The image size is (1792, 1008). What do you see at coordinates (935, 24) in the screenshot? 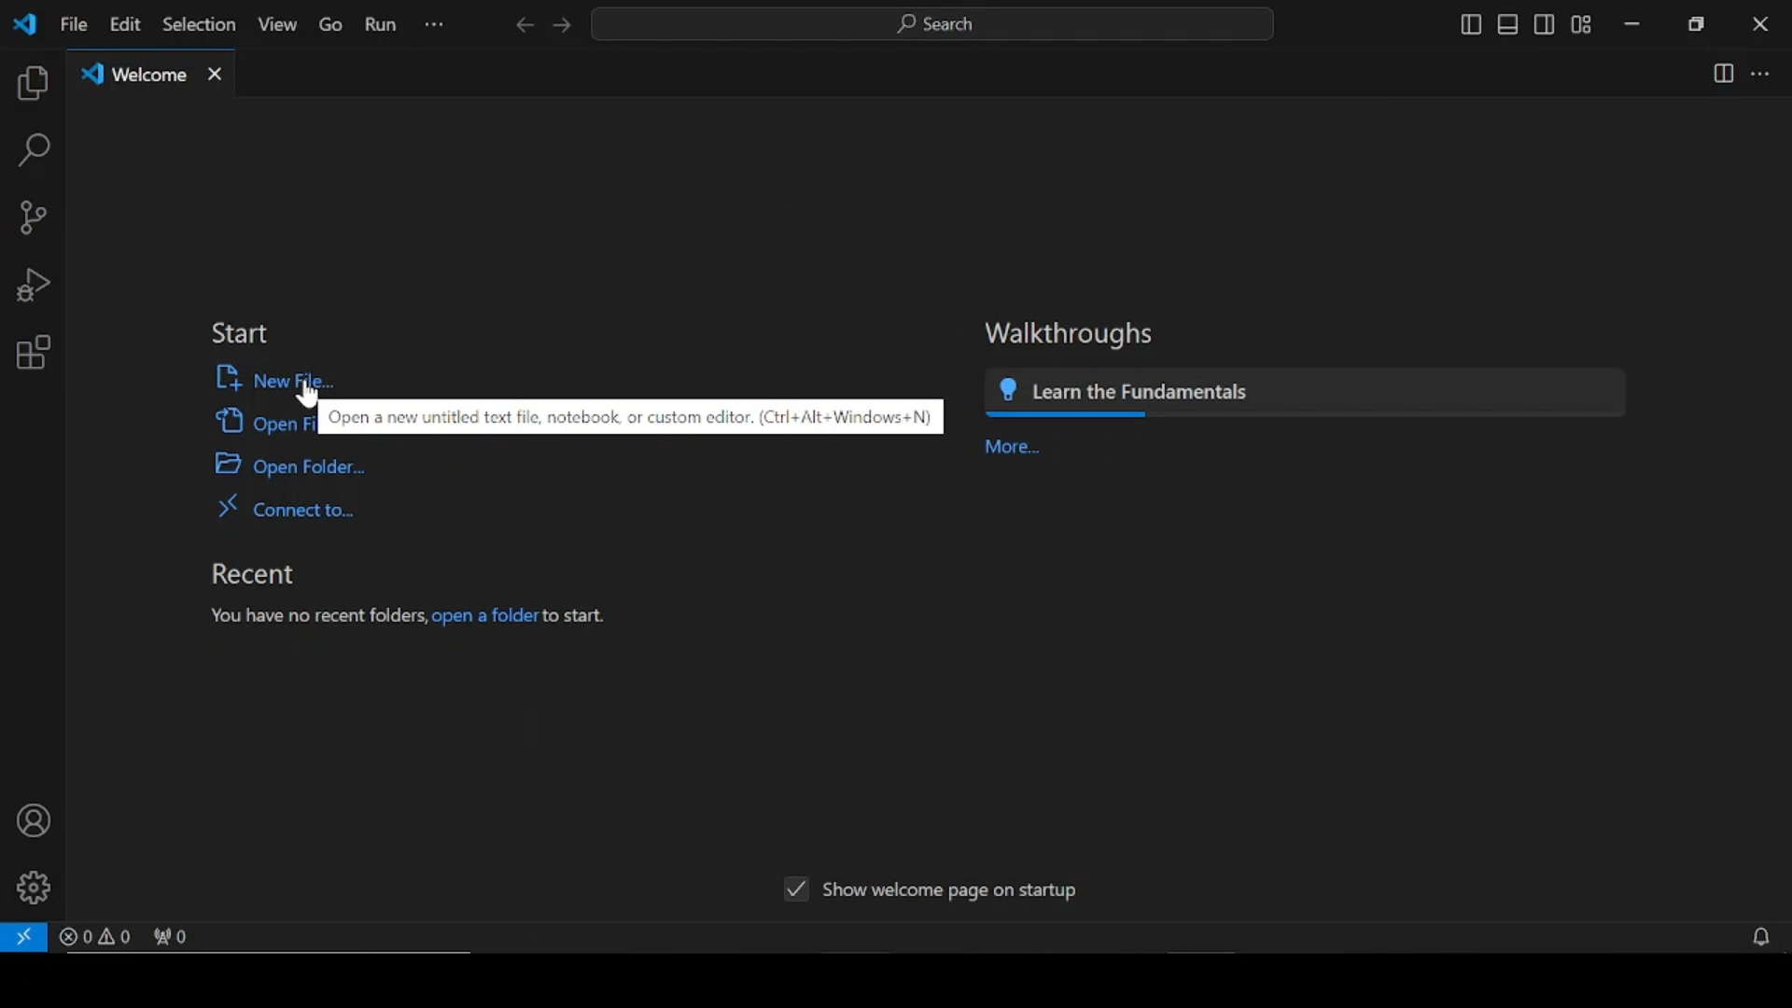
I see `search bar` at bounding box center [935, 24].